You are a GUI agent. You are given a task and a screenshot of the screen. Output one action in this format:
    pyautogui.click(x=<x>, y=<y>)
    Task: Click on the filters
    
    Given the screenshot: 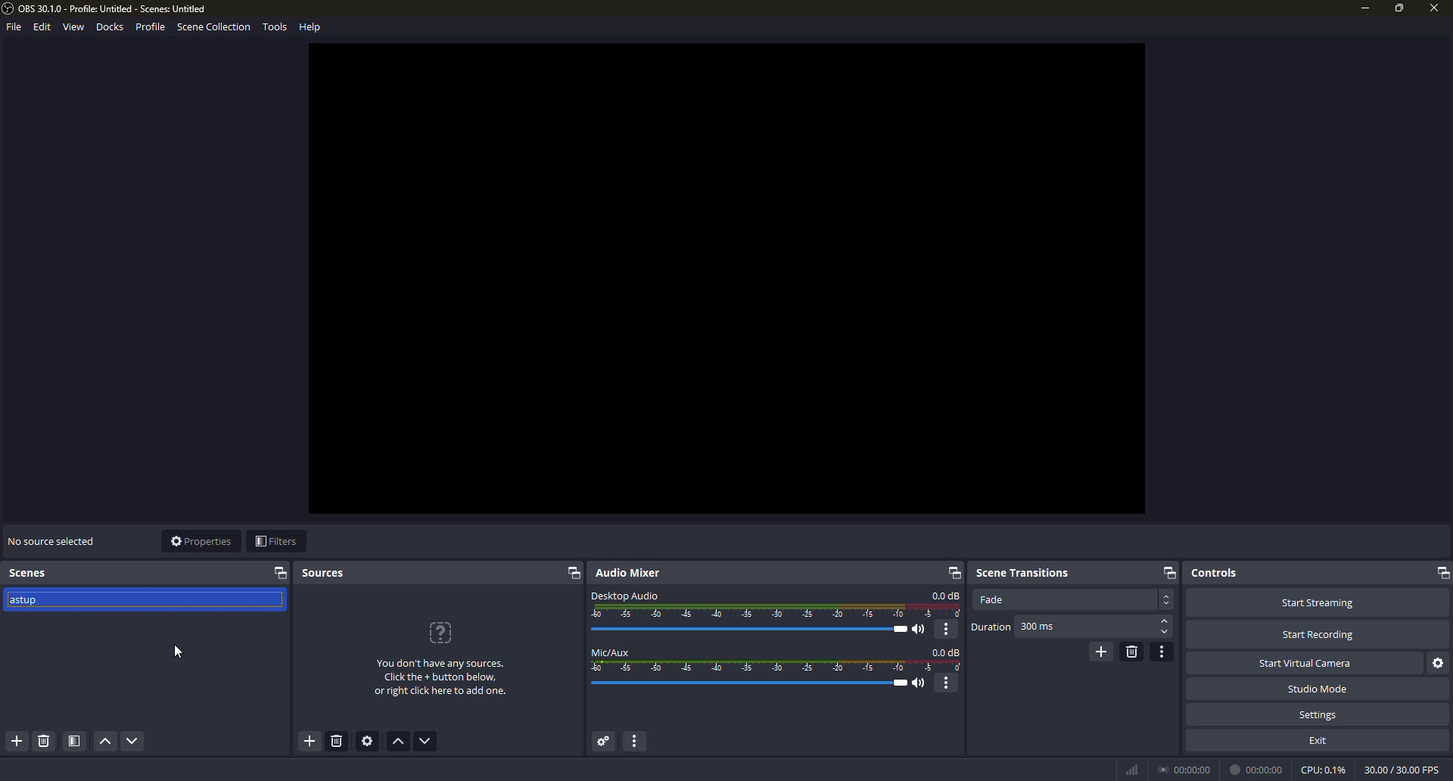 What is the action you would take?
    pyautogui.click(x=275, y=542)
    